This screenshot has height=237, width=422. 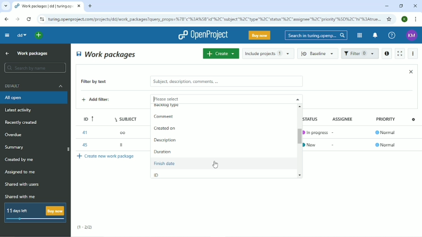 What do you see at coordinates (14, 135) in the screenshot?
I see `Overdue` at bounding box center [14, 135].